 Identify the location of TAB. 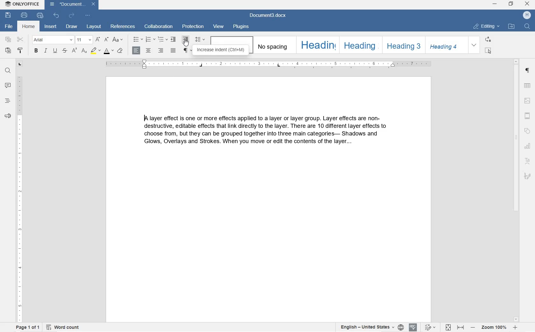
(19, 65).